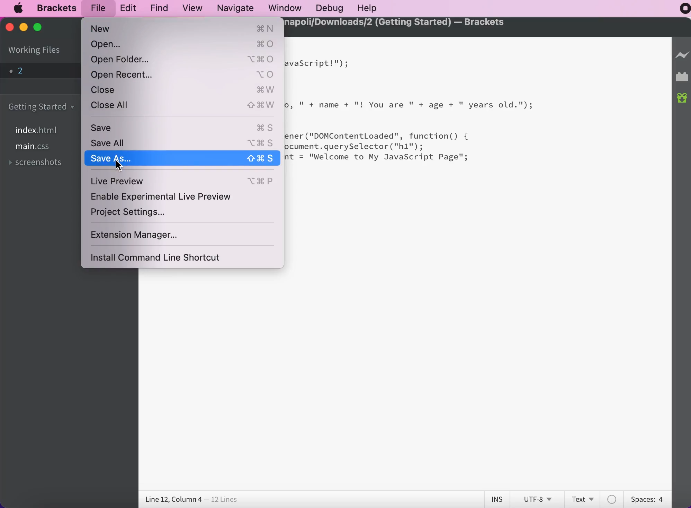 Image resolution: width=691 pixels, height=508 pixels. What do you see at coordinates (43, 106) in the screenshot?
I see `getting started folder` at bounding box center [43, 106].